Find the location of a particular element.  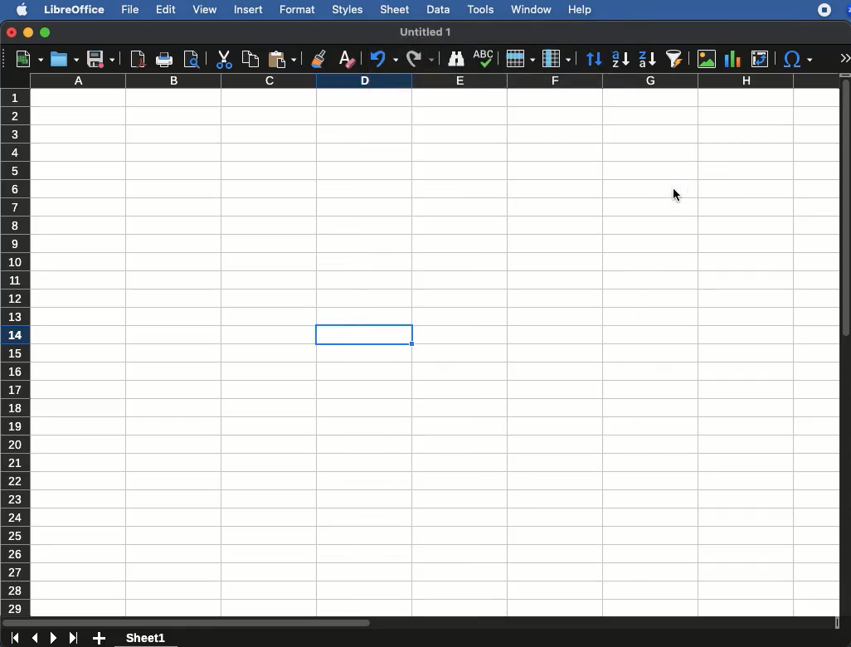

close is located at coordinates (11, 32).